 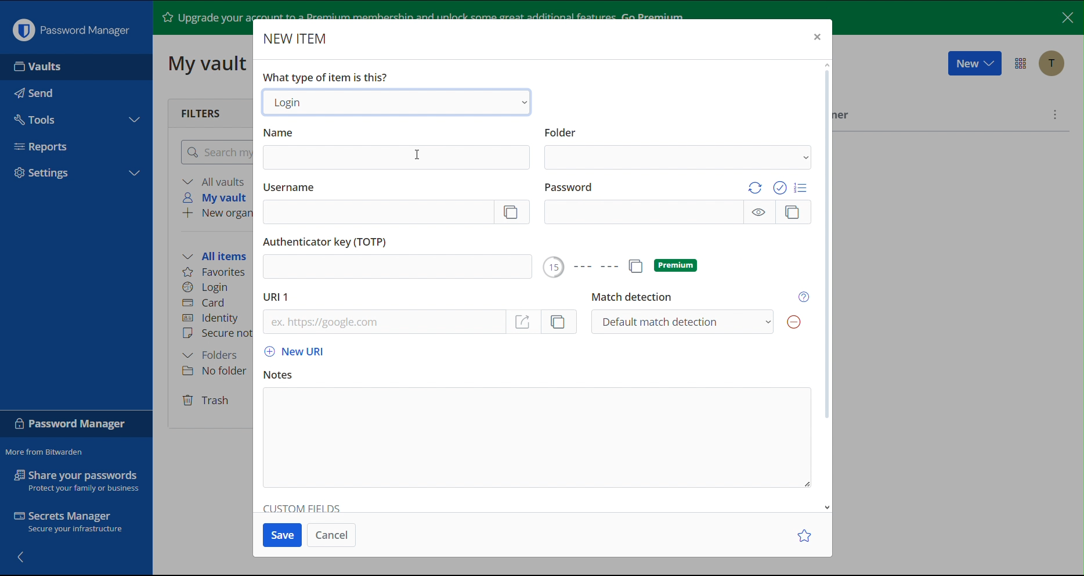 What do you see at coordinates (303, 507) in the screenshot?
I see `Custom Fields` at bounding box center [303, 507].